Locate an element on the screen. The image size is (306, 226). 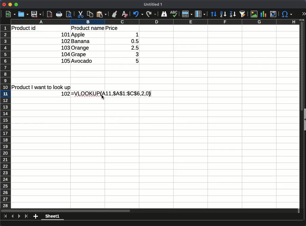
product id is located at coordinates (24, 28).